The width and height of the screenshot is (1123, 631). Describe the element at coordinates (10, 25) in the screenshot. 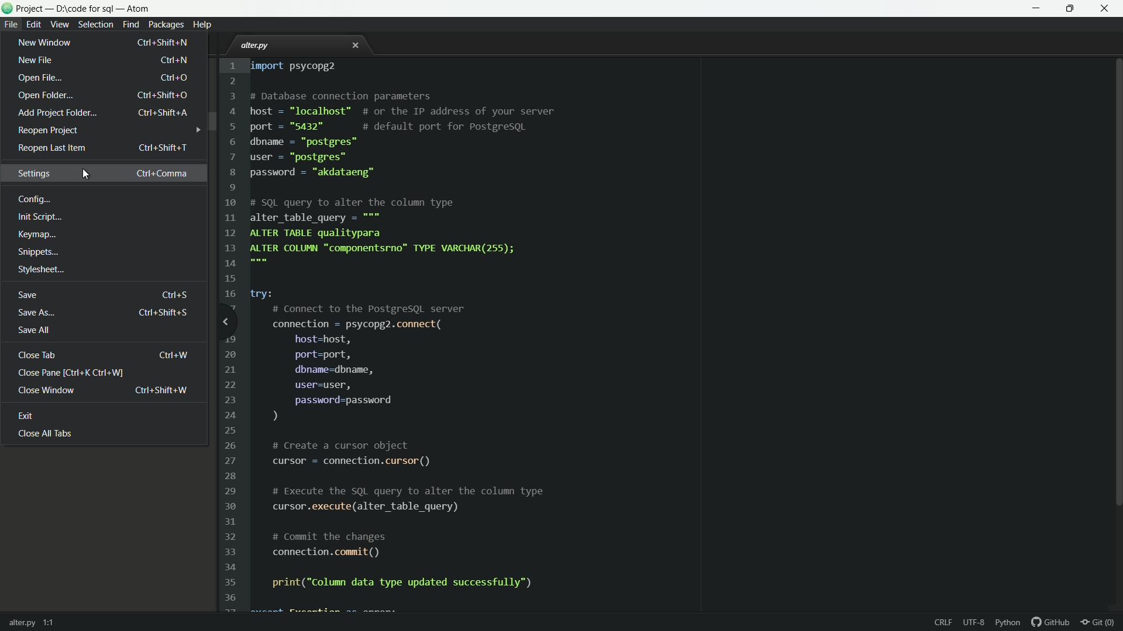

I see `file menu` at that location.